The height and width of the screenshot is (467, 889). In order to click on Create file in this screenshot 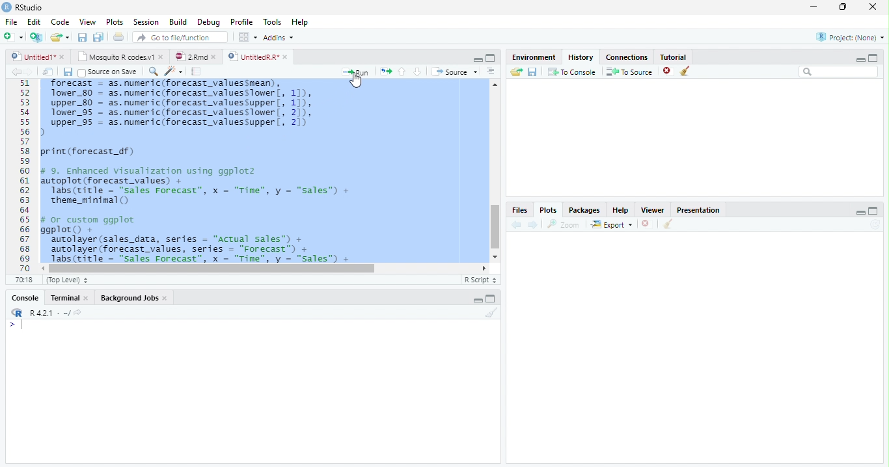, I will do `click(14, 38)`.